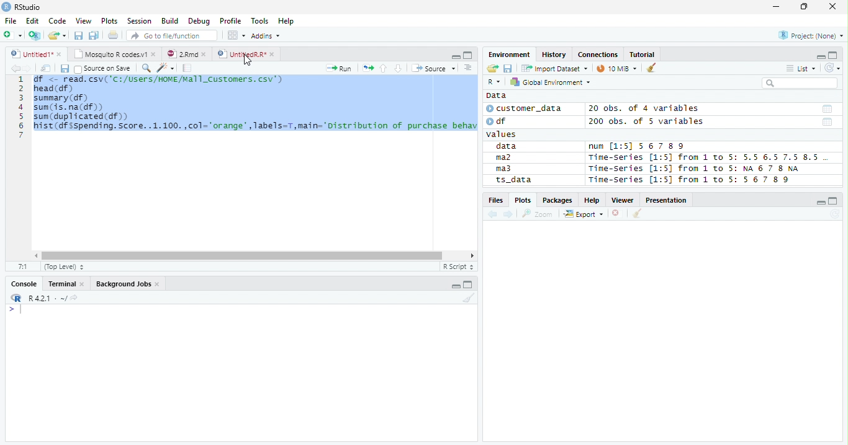  I want to click on History, so click(555, 55).